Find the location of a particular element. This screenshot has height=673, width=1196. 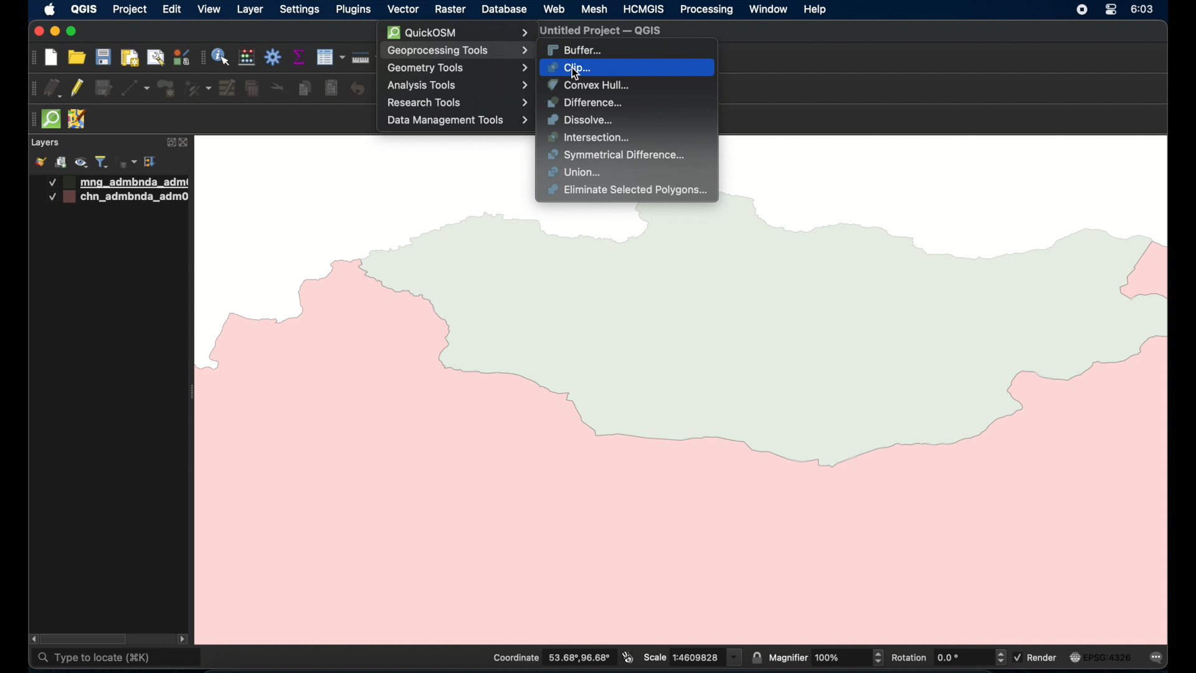

copy features is located at coordinates (306, 89).